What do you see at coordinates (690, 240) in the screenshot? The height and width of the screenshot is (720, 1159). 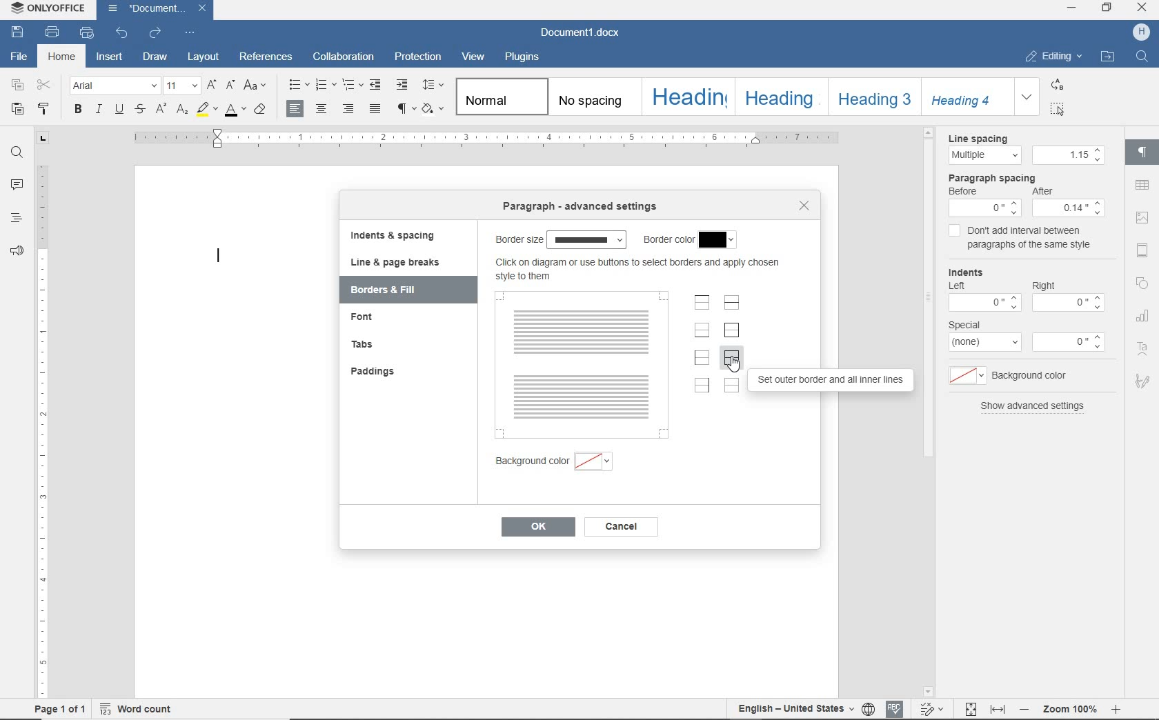 I see `border color` at bounding box center [690, 240].